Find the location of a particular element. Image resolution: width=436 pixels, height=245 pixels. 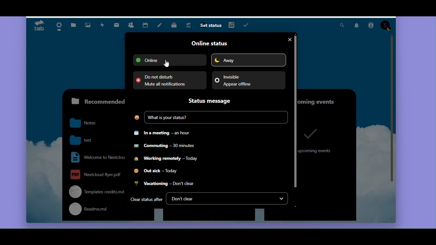

notes is located at coordinates (88, 123).